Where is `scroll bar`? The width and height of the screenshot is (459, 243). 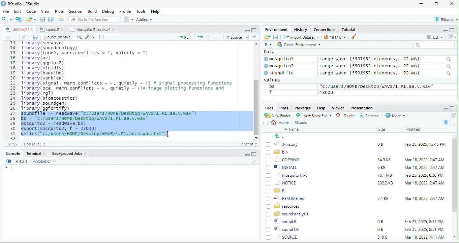
scroll bar is located at coordinates (256, 90).